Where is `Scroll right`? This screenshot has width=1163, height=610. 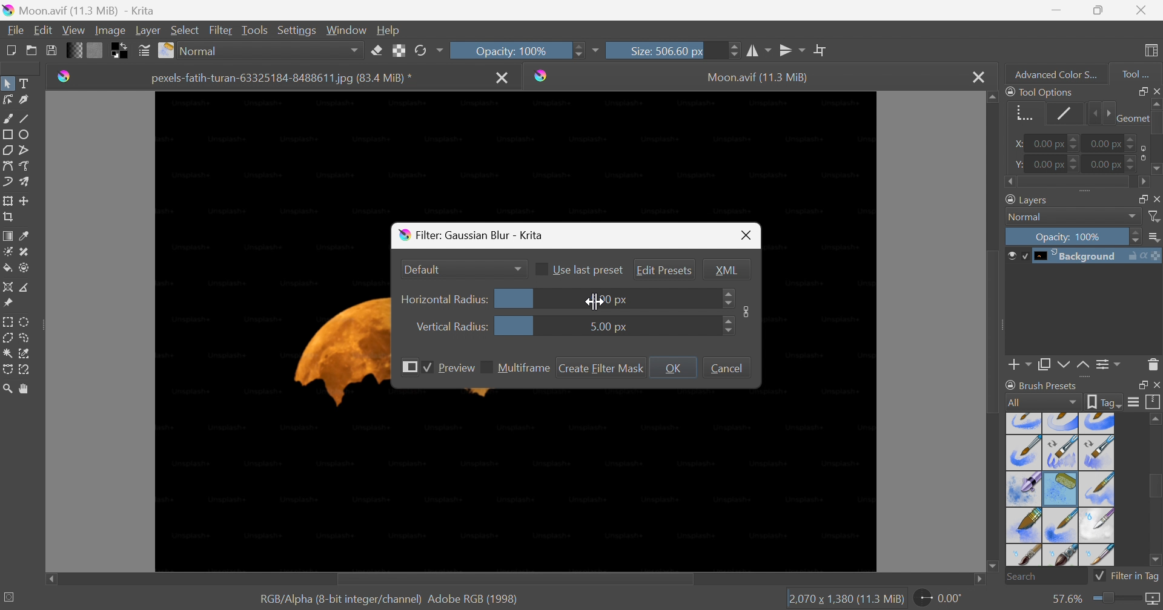 Scroll right is located at coordinates (1143, 182).